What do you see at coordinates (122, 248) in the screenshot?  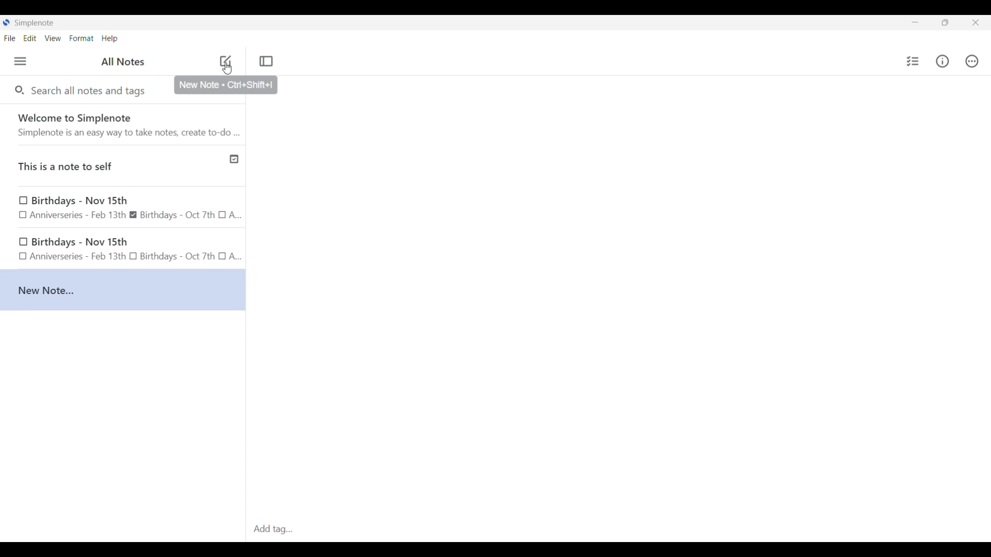 I see `Birthday note` at bounding box center [122, 248].